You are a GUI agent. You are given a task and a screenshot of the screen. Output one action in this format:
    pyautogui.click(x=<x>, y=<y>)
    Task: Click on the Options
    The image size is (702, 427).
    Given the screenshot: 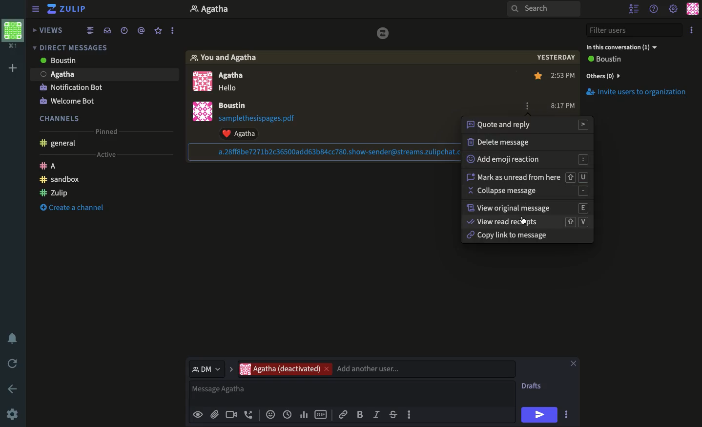 What is the action you would take?
    pyautogui.click(x=691, y=30)
    